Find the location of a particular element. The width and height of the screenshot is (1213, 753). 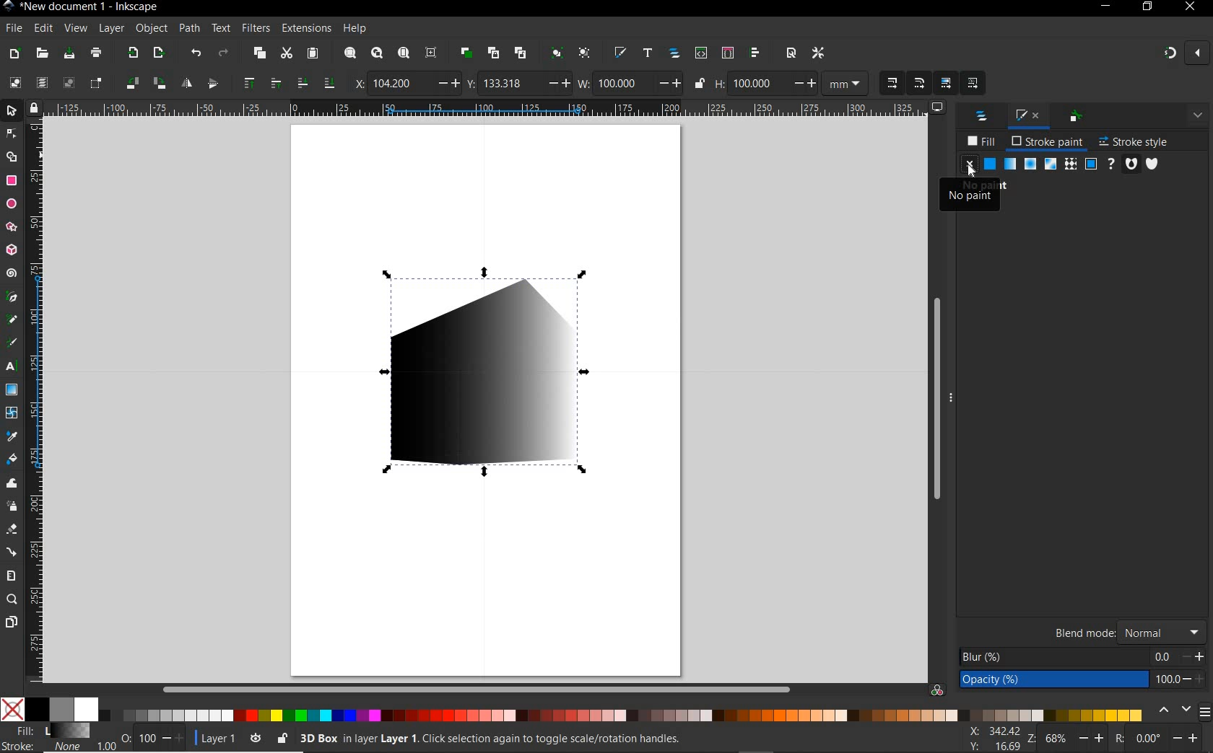

EDIT is located at coordinates (43, 29).